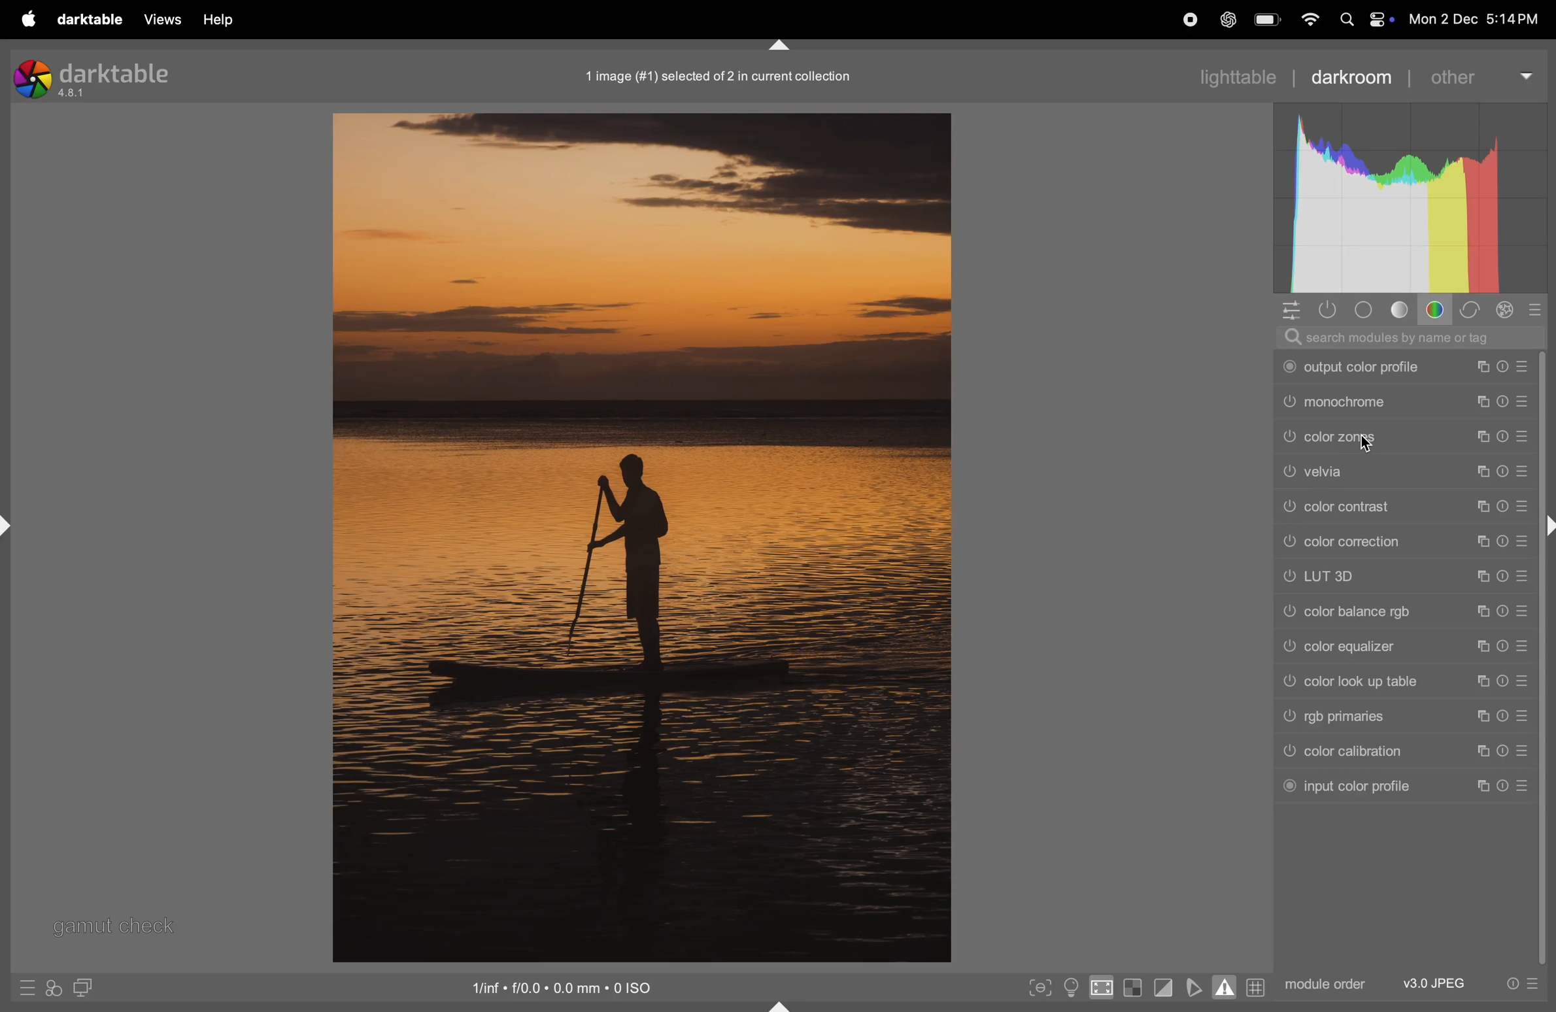 This screenshot has width=1556, height=1012. What do you see at coordinates (1522, 471) in the screenshot?
I see `Preset` at bounding box center [1522, 471].